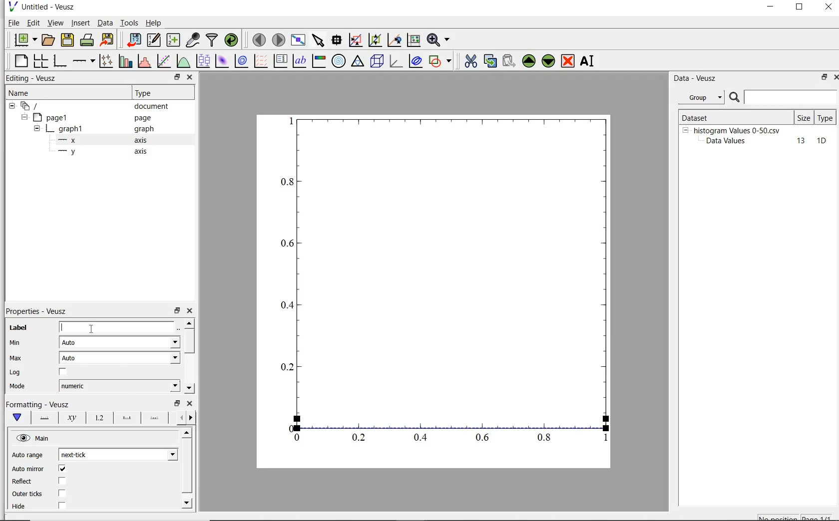 The height and width of the screenshot is (521, 839). Describe the element at coordinates (804, 118) in the screenshot. I see `size` at that location.